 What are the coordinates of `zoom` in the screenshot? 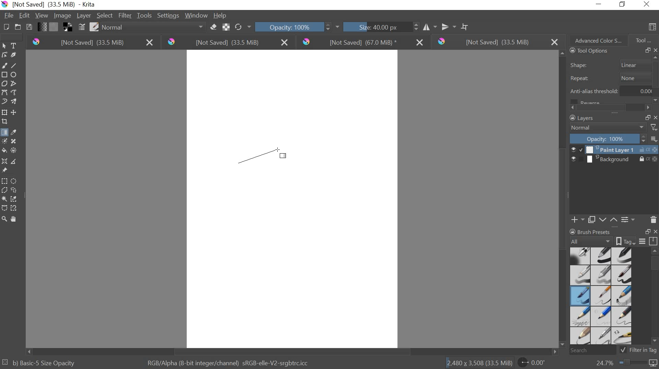 It's located at (4, 217).